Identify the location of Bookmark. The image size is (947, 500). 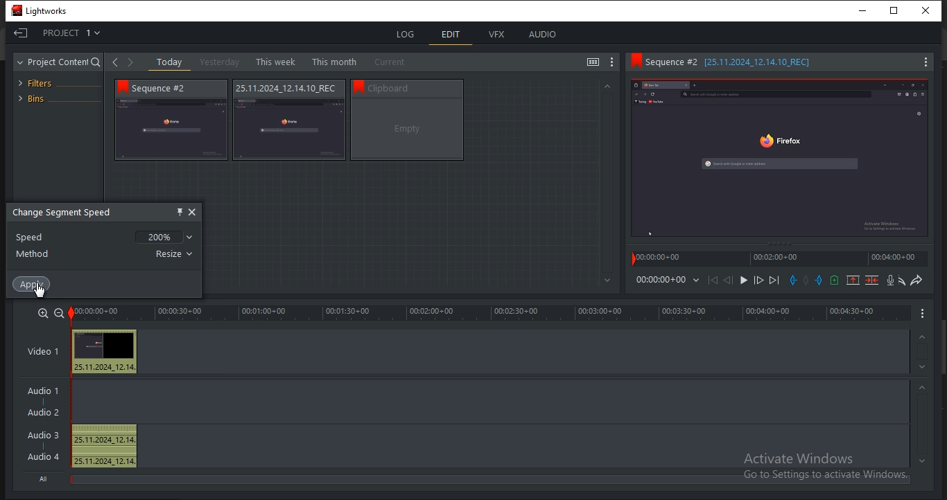
(635, 62).